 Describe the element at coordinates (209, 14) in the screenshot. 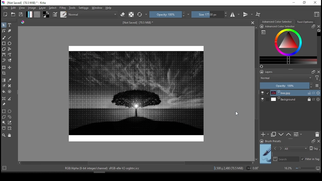

I see `size` at that location.